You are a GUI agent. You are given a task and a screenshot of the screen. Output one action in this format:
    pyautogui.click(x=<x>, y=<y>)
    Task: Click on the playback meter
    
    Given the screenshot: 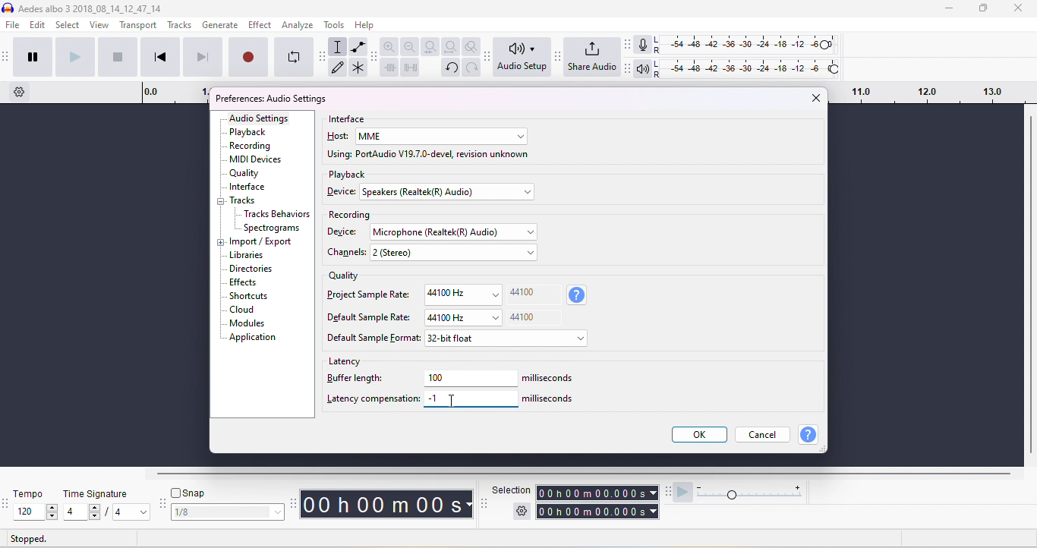 What is the action you would take?
    pyautogui.click(x=645, y=69)
    